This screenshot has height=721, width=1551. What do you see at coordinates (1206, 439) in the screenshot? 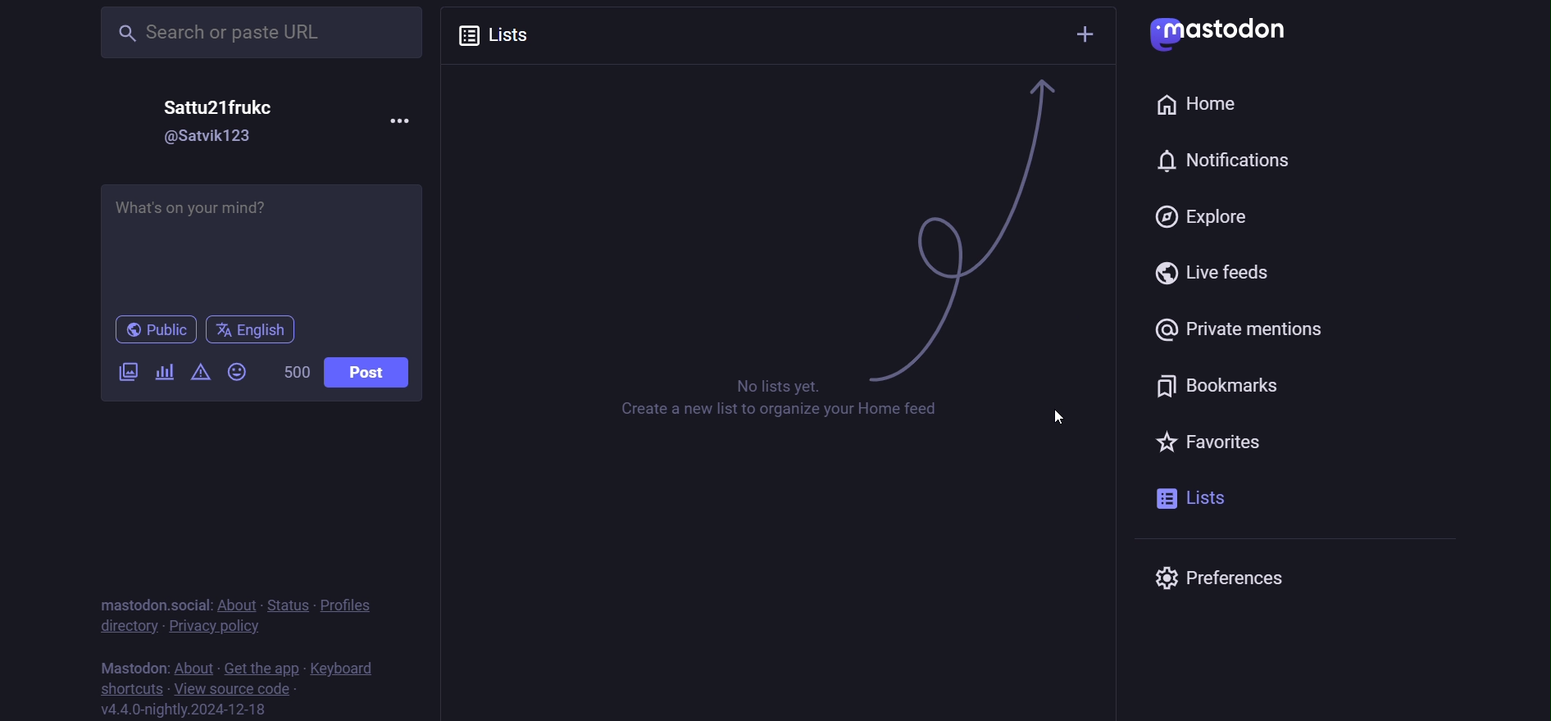
I see `favorites` at bounding box center [1206, 439].